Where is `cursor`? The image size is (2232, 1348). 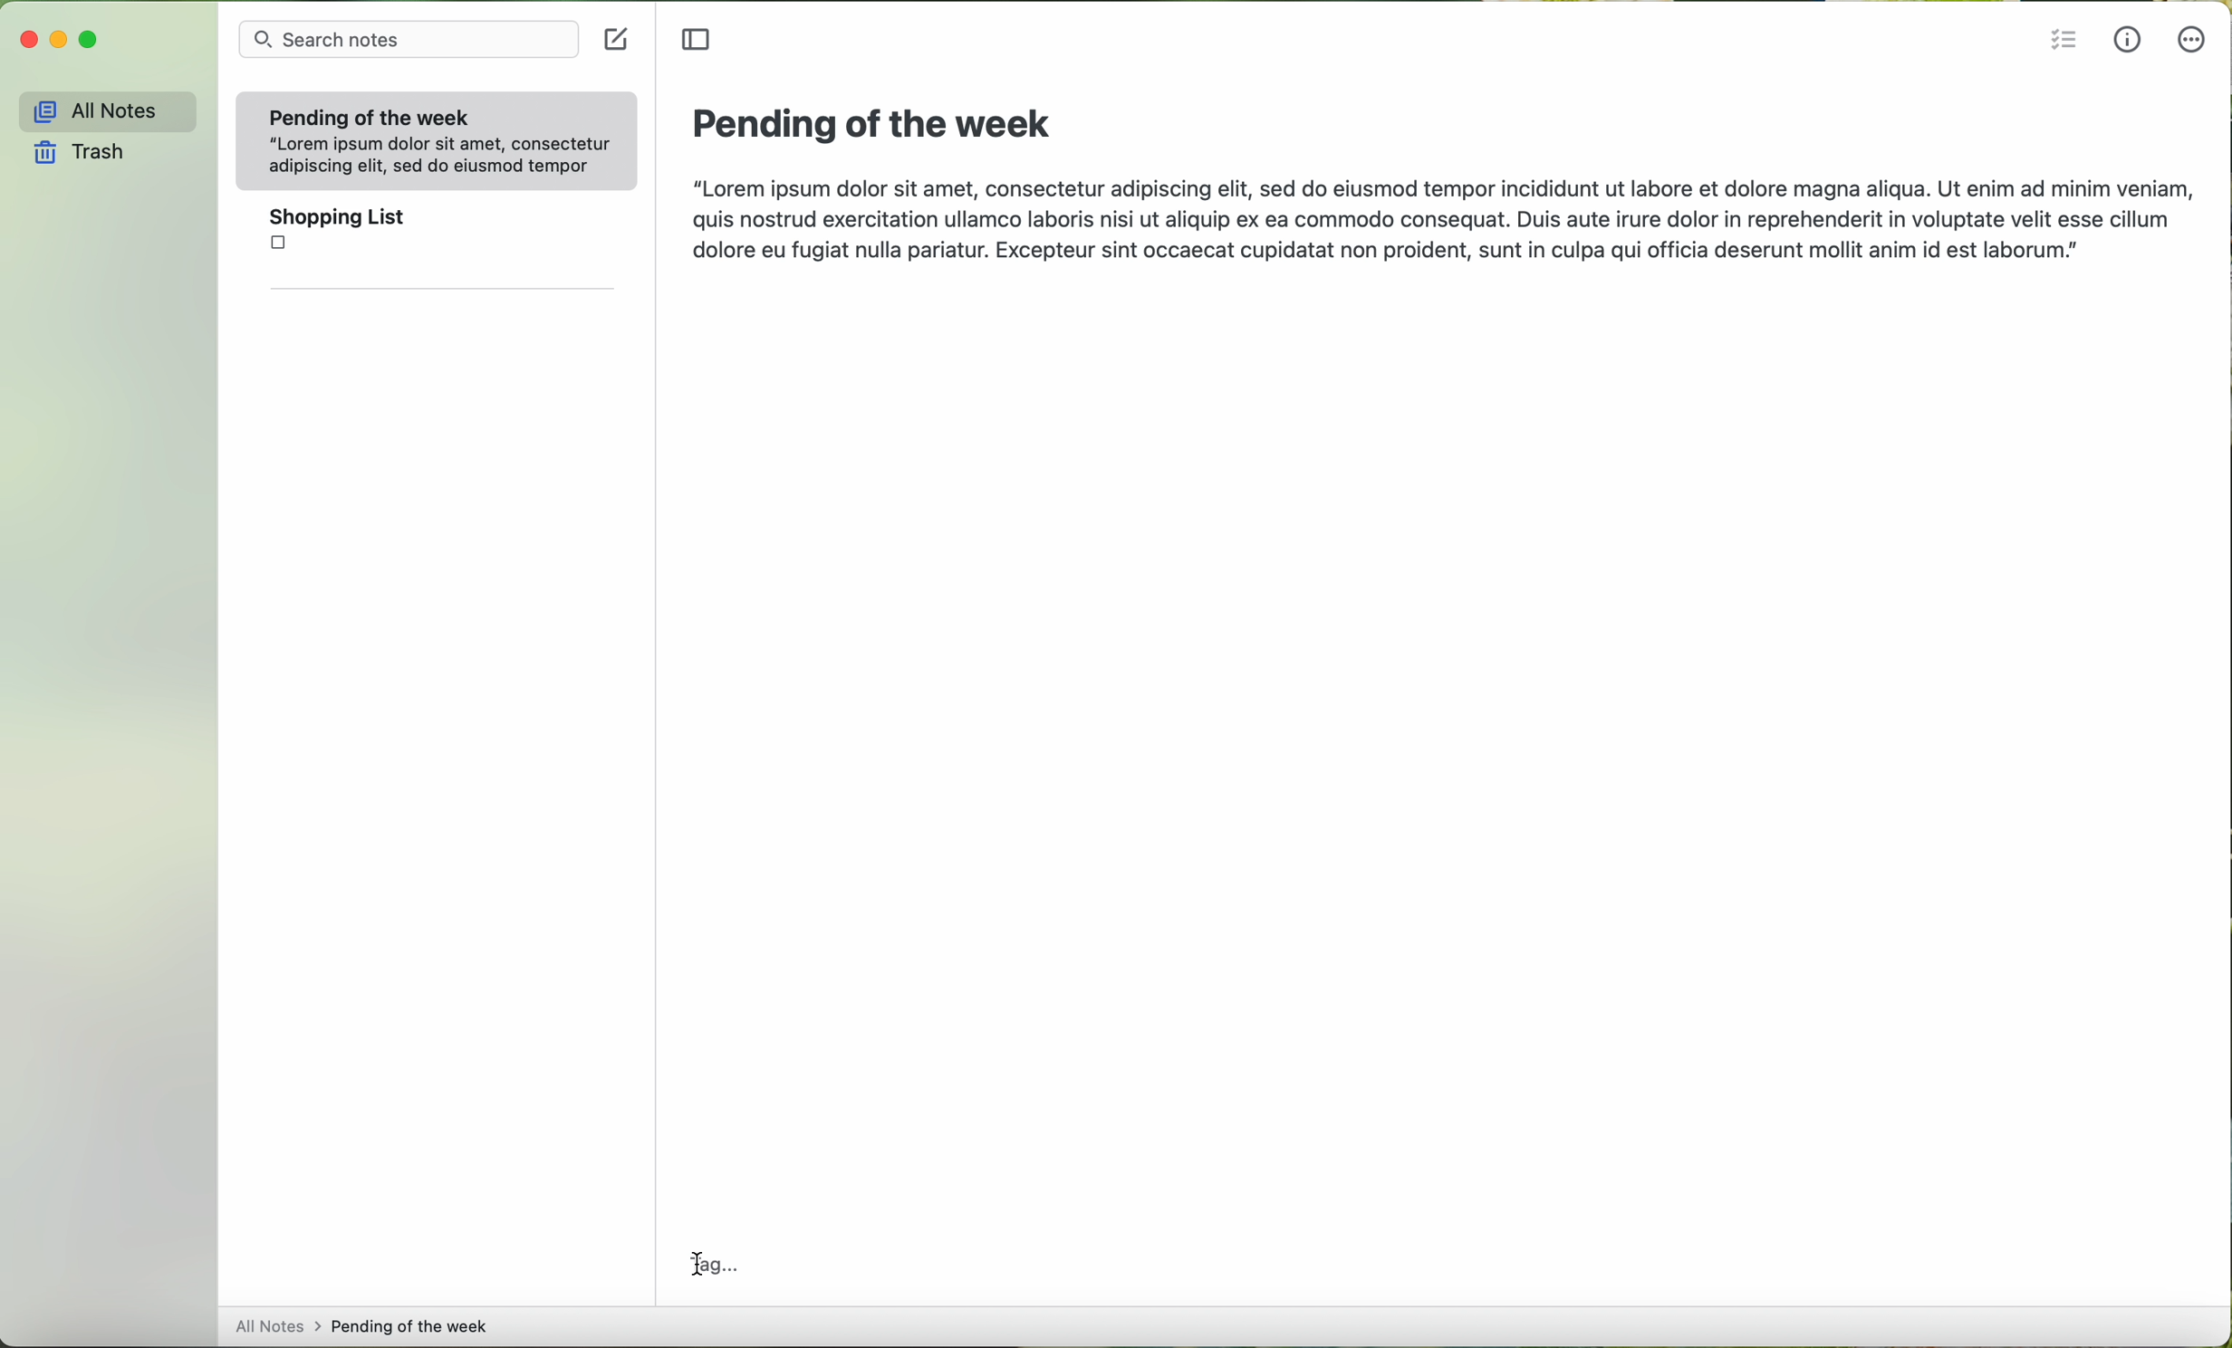
cursor is located at coordinates (693, 1261).